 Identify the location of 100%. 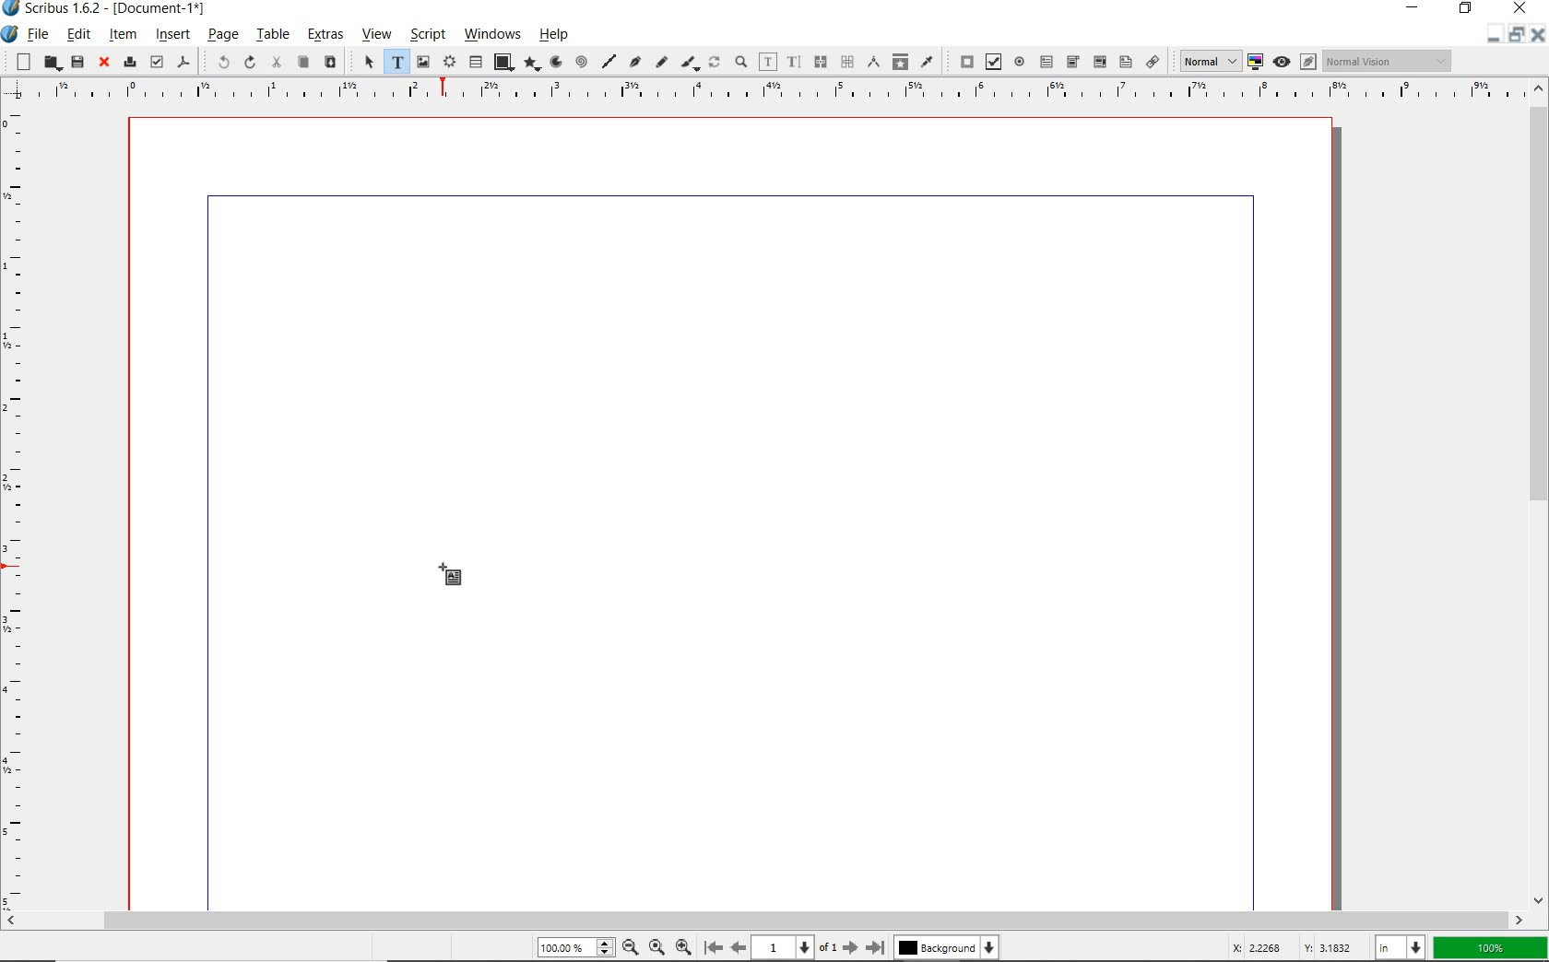
(573, 948).